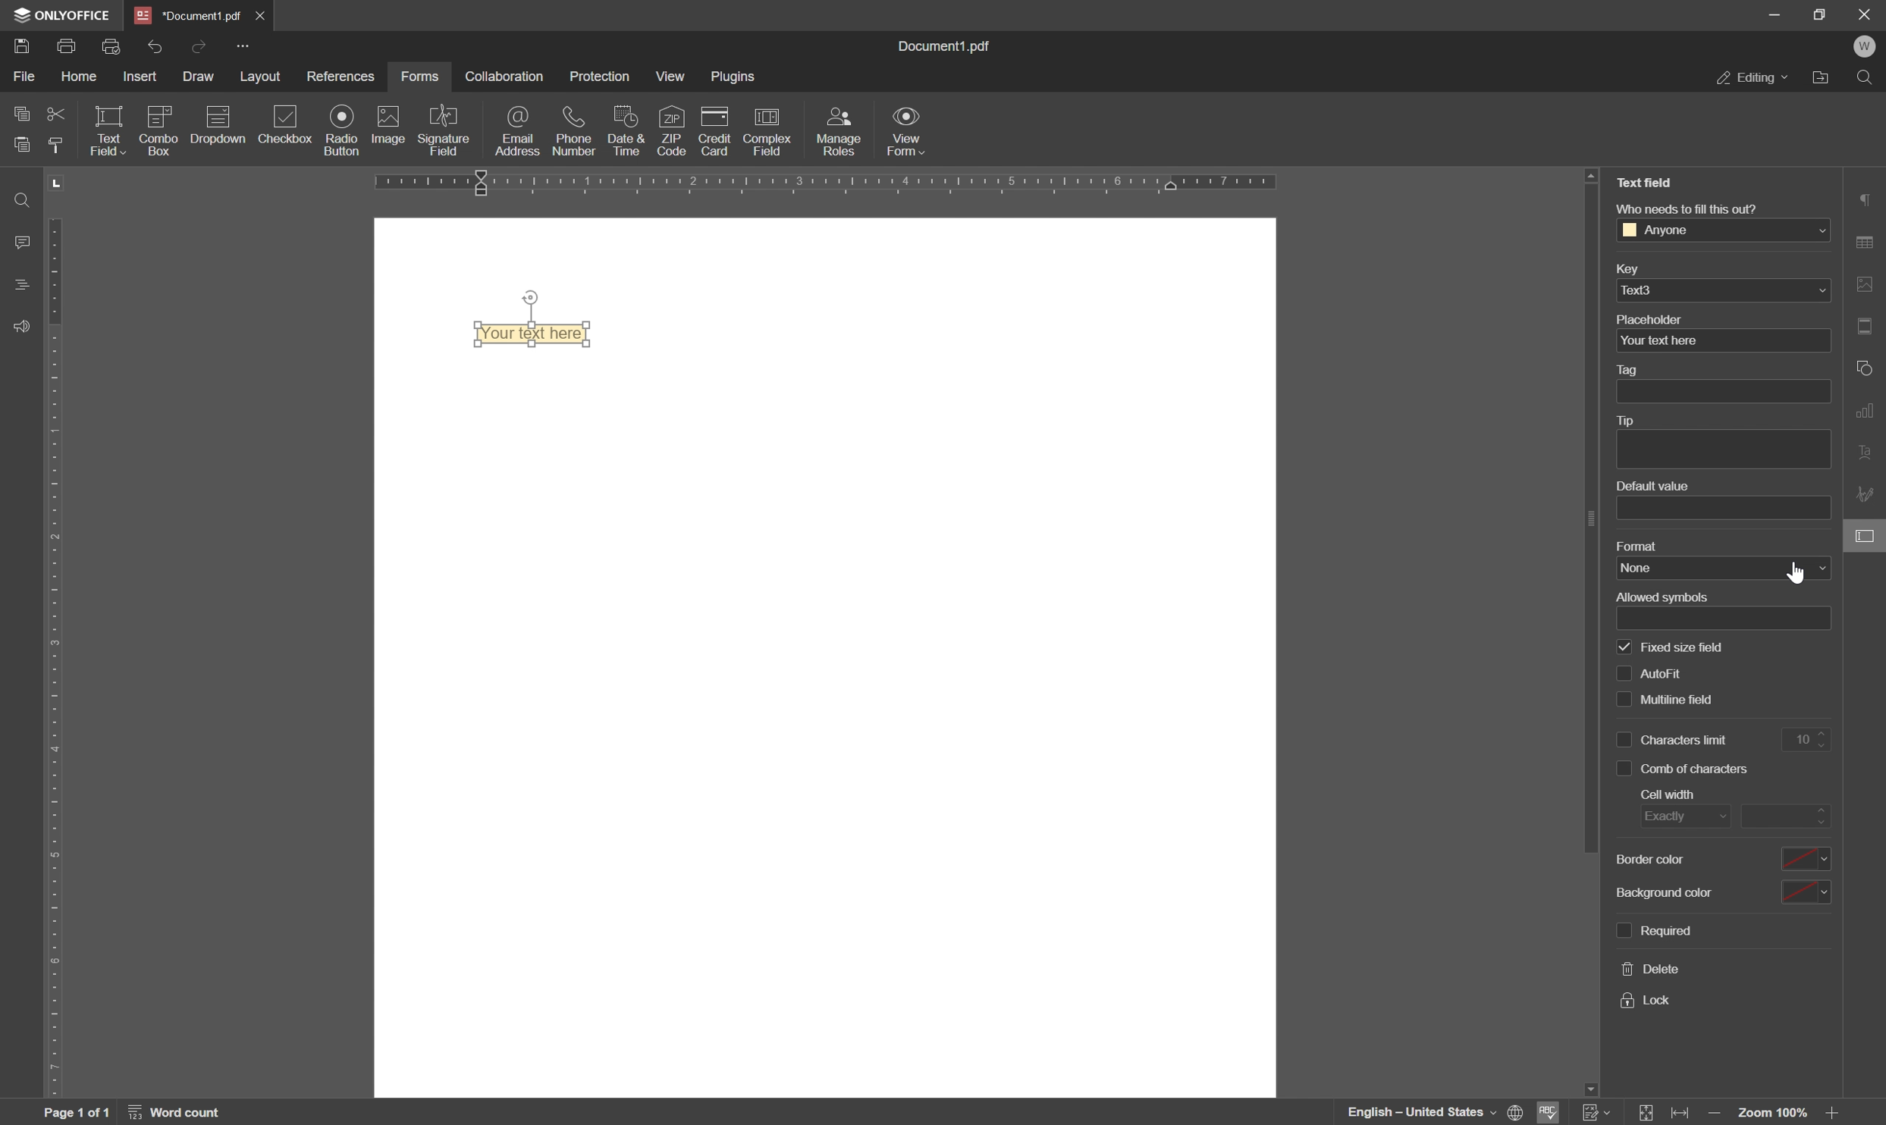 This screenshot has height=1125, width=1886. I want to click on tip text box, so click(1717, 450).